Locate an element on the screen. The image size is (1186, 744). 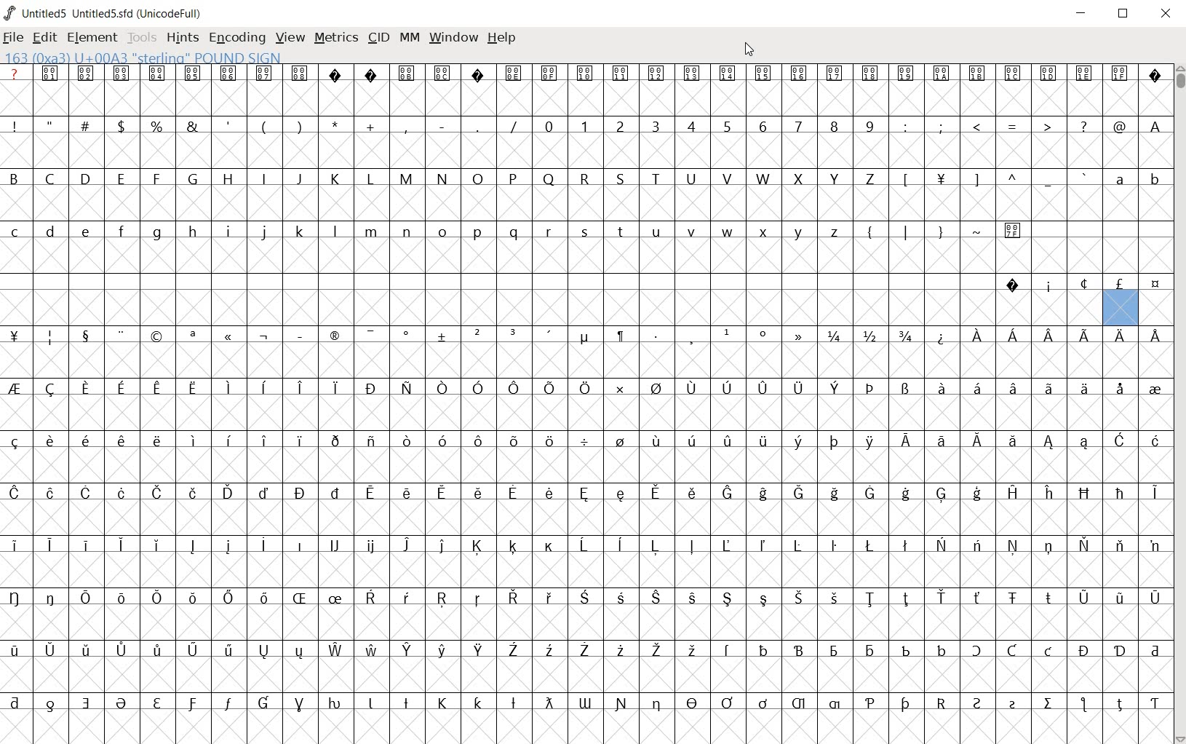
Symbol is located at coordinates (370, 649).